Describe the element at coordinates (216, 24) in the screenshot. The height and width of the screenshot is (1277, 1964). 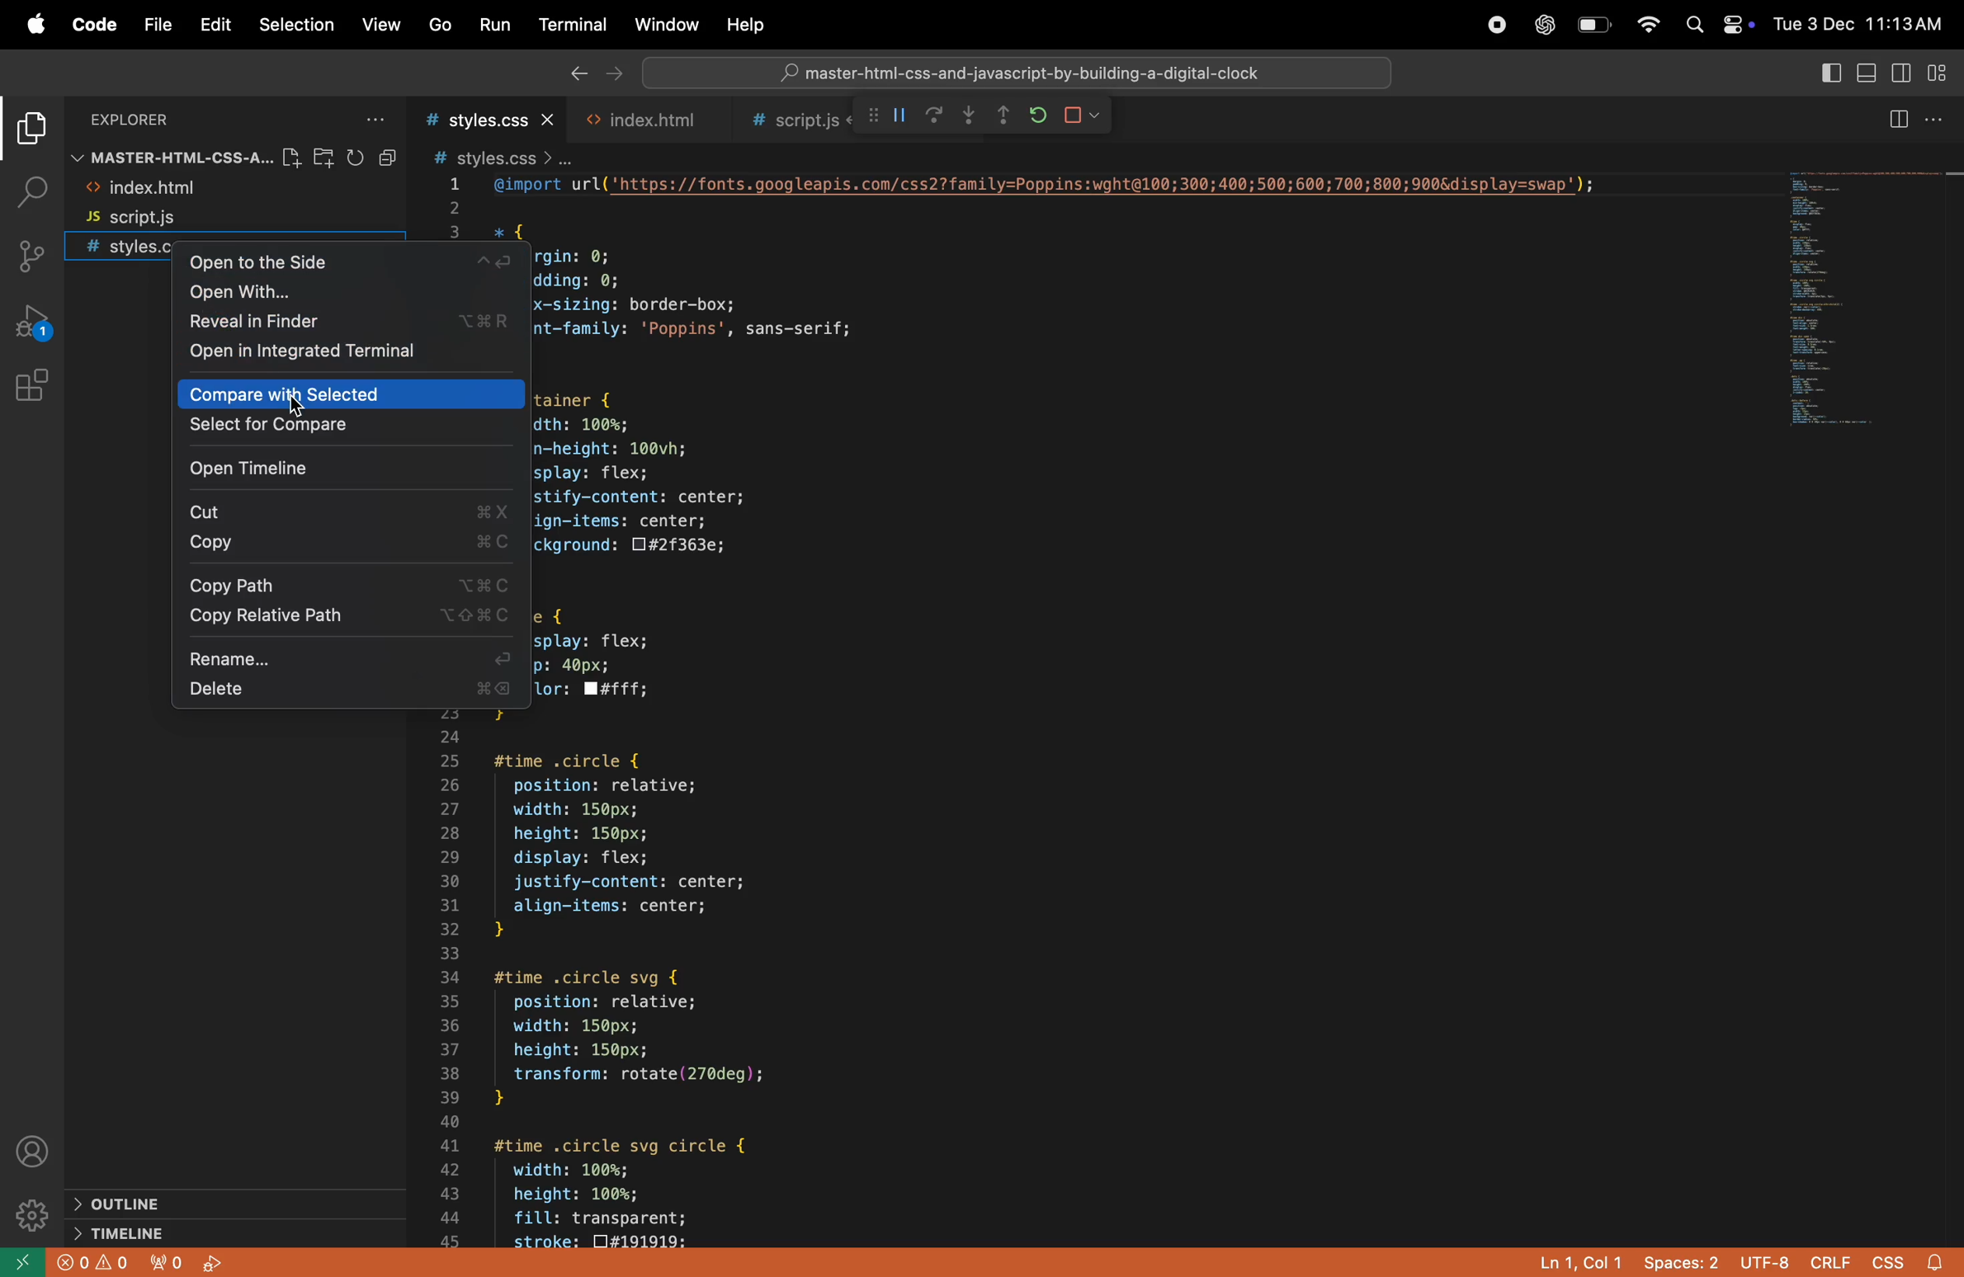
I see `edit` at that location.